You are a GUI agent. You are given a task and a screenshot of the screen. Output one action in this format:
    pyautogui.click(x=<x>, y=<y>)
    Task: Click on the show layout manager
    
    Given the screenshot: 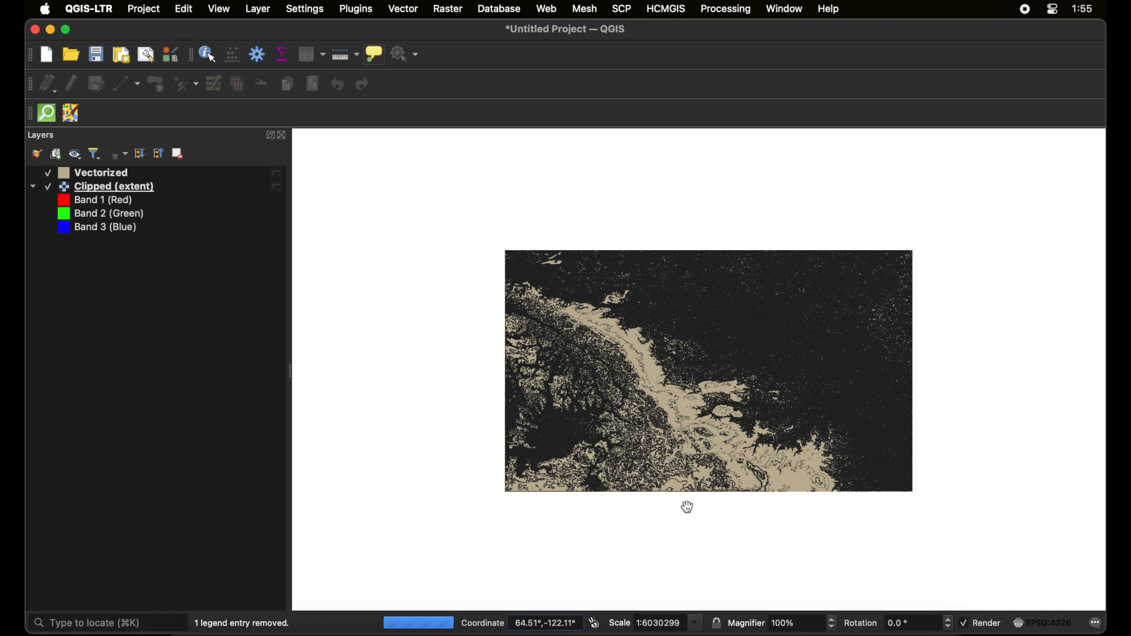 What is the action you would take?
    pyautogui.click(x=146, y=55)
    